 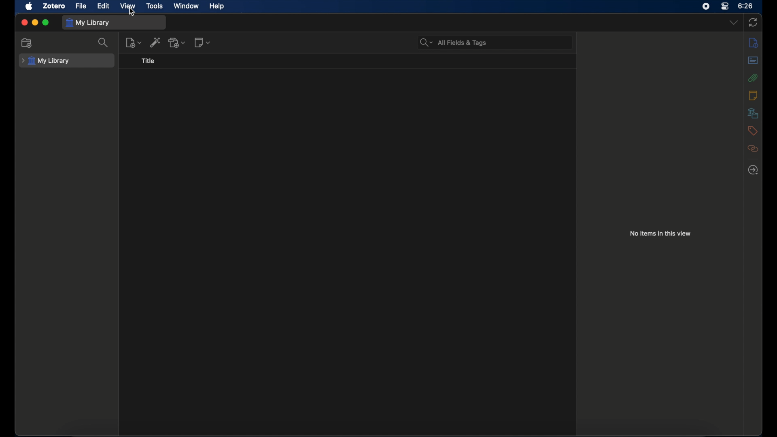 I want to click on related, so click(x=753, y=148).